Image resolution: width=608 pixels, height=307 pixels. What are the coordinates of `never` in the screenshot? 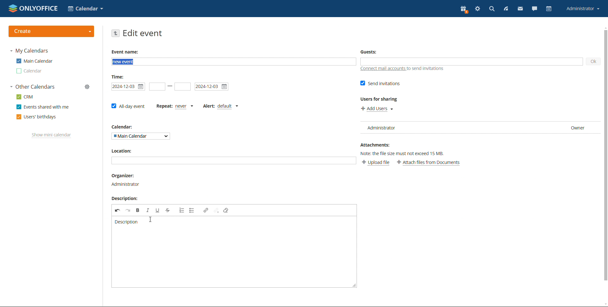 It's located at (186, 106).